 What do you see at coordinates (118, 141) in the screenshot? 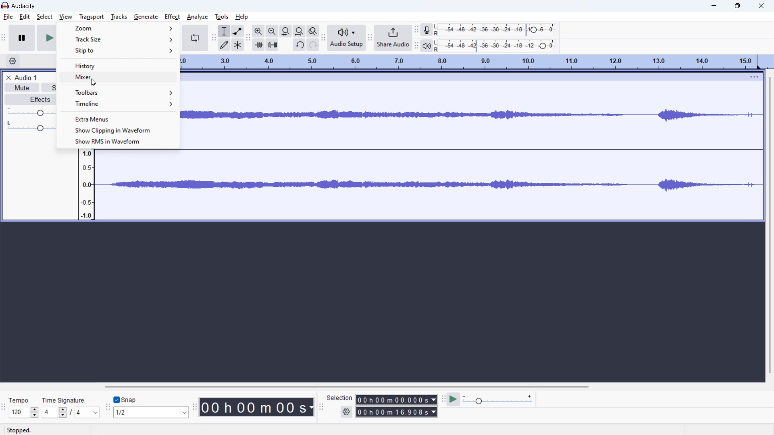
I see `show RMS in waveform` at bounding box center [118, 141].